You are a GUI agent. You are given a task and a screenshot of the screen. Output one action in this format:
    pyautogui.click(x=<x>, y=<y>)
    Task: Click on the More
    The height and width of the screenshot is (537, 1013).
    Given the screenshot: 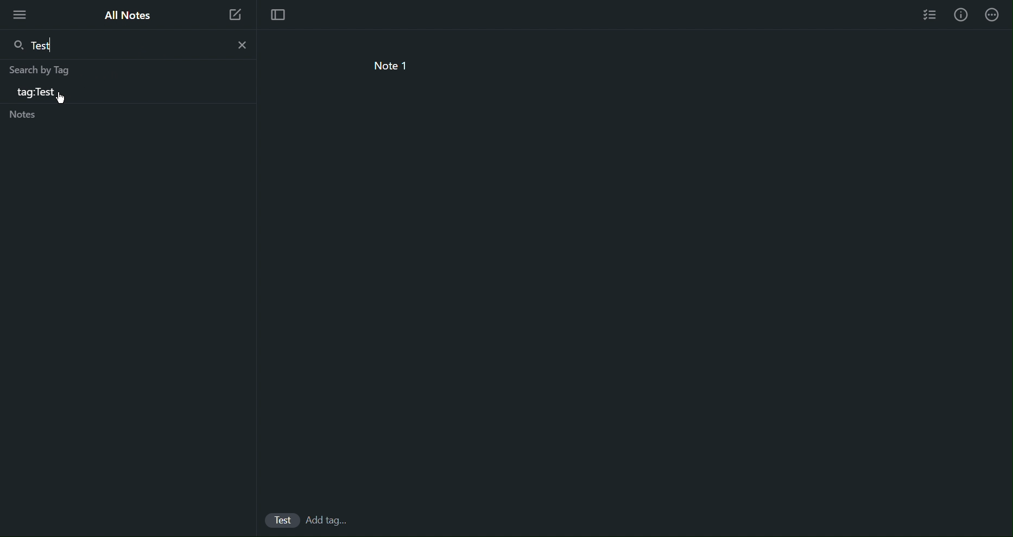 What is the action you would take?
    pyautogui.click(x=20, y=15)
    